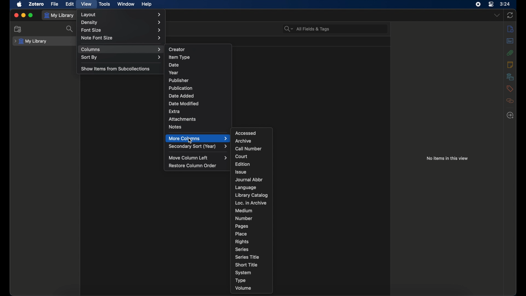 This screenshot has height=296, width=526. I want to click on window, so click(126, 4).